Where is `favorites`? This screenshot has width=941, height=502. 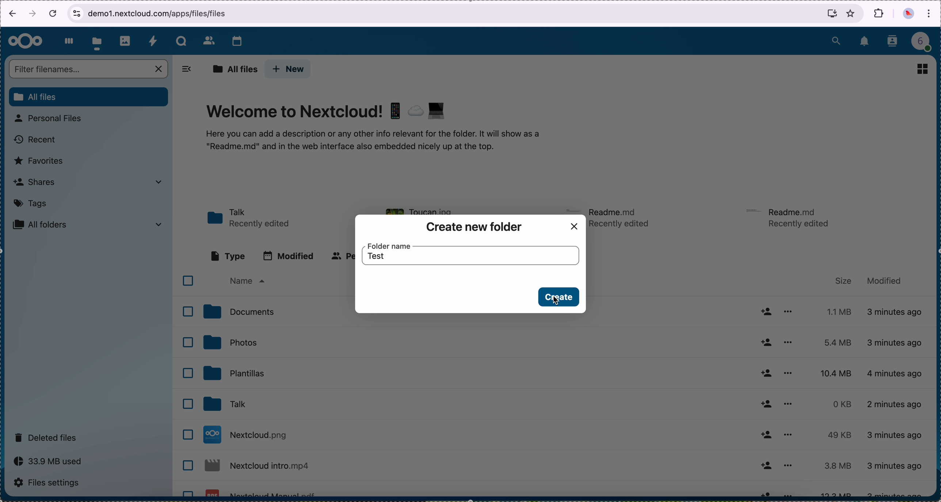
favorites is located at coordinates (851, 13).